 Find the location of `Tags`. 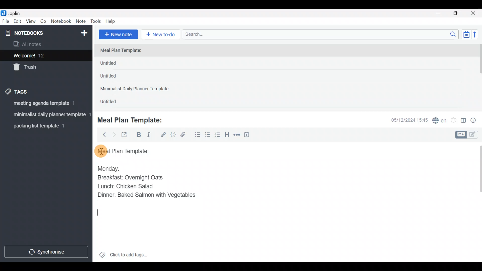

Tags is located at coordinates (28, 91).